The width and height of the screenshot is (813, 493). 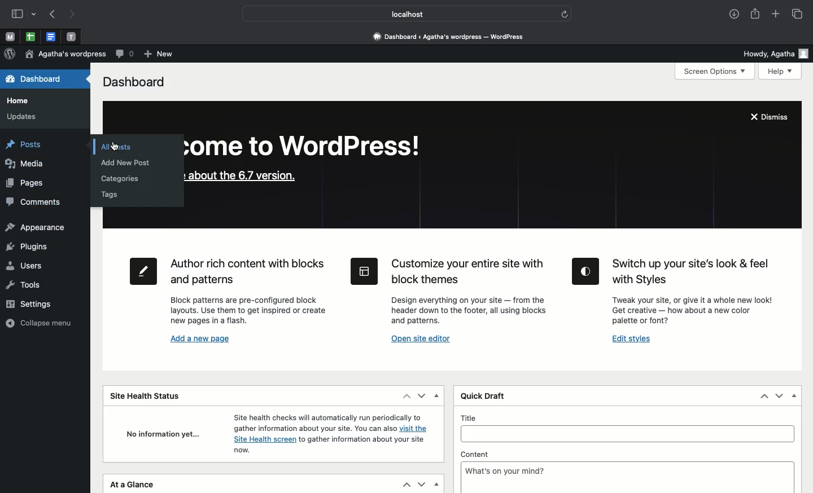 What do you see at coordinates (18, 15) in the screenshot?
I see `Sidebare` at bounding box center [18, 15].